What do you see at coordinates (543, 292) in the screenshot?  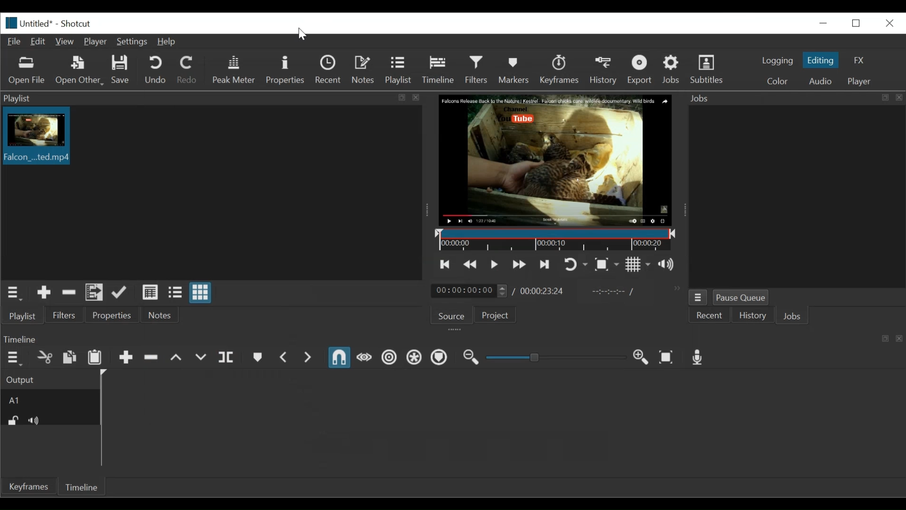 I see `00:00:23:24` at bounding box center [543, 292].